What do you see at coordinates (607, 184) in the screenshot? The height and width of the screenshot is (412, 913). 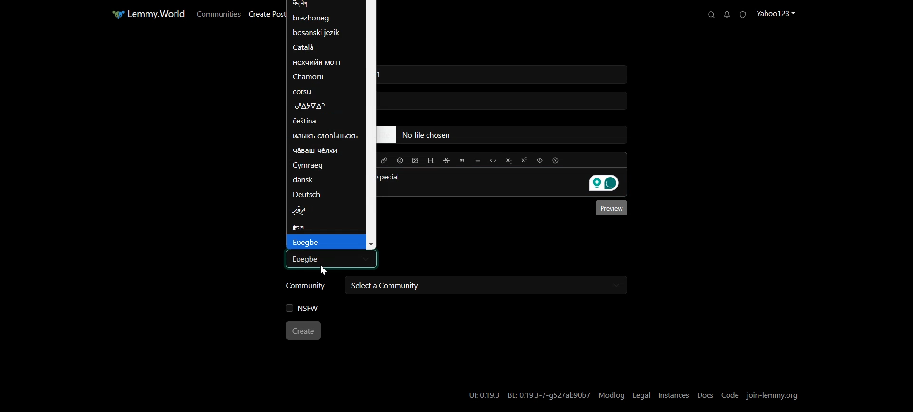 I see `Grammarly extension` at bounding box center [607, 184].